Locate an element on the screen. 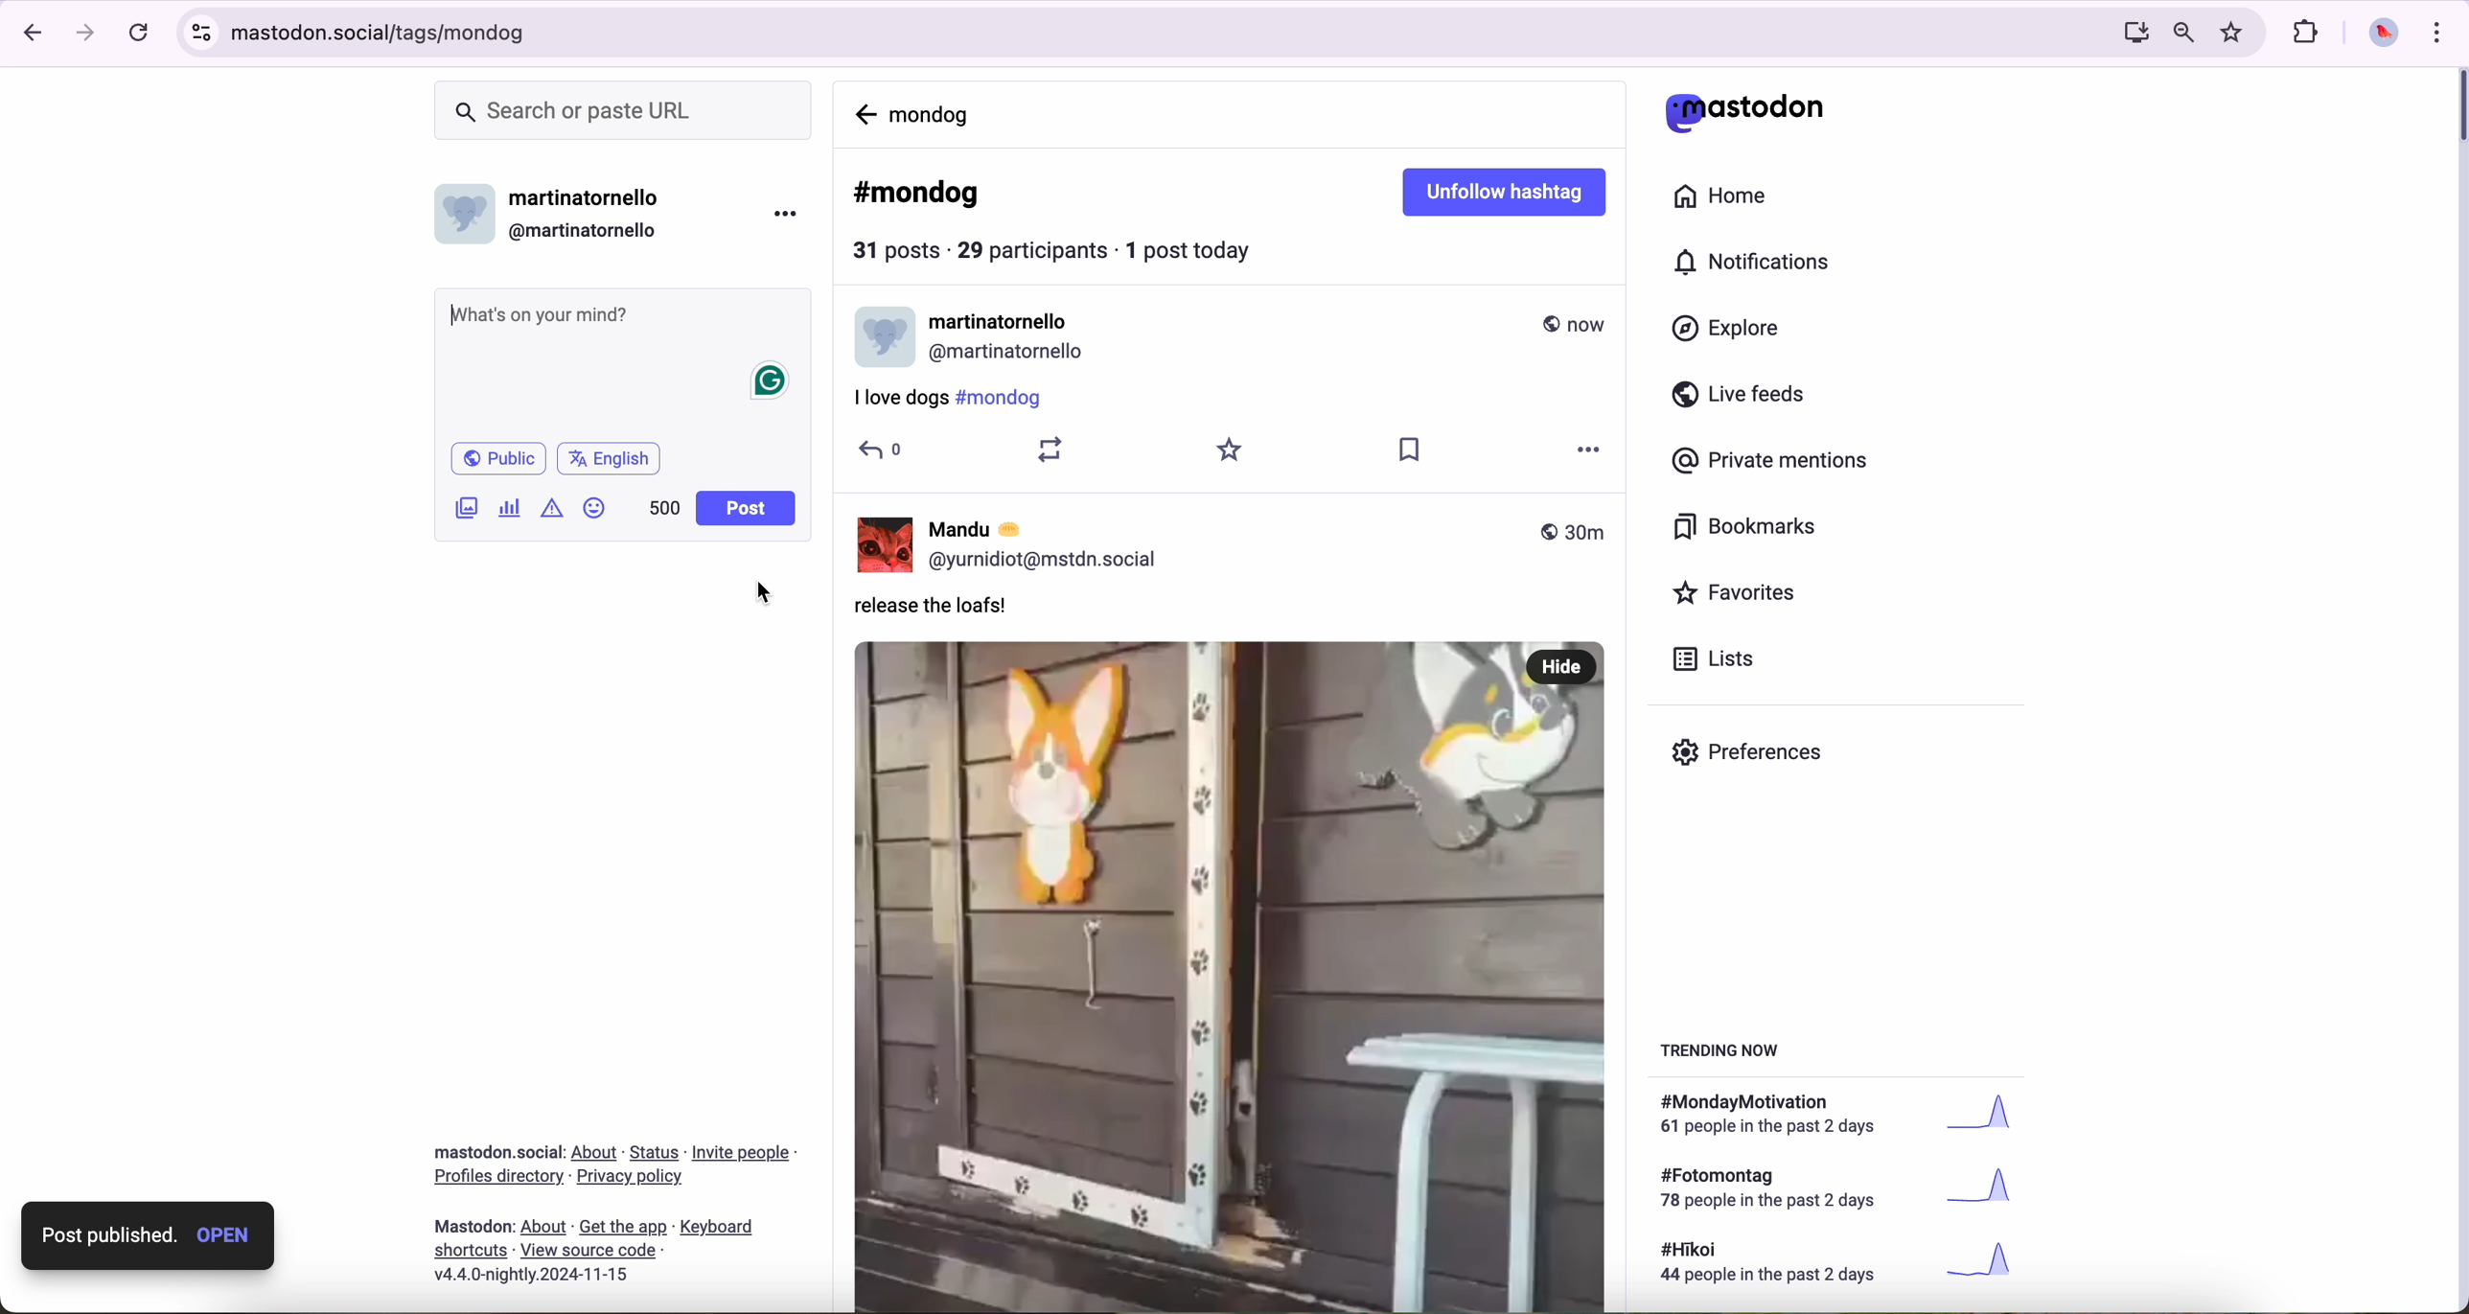 Image resolution: width=2469 pixels, height=1314 pixels. screen is located at coordinates (2131, 34).